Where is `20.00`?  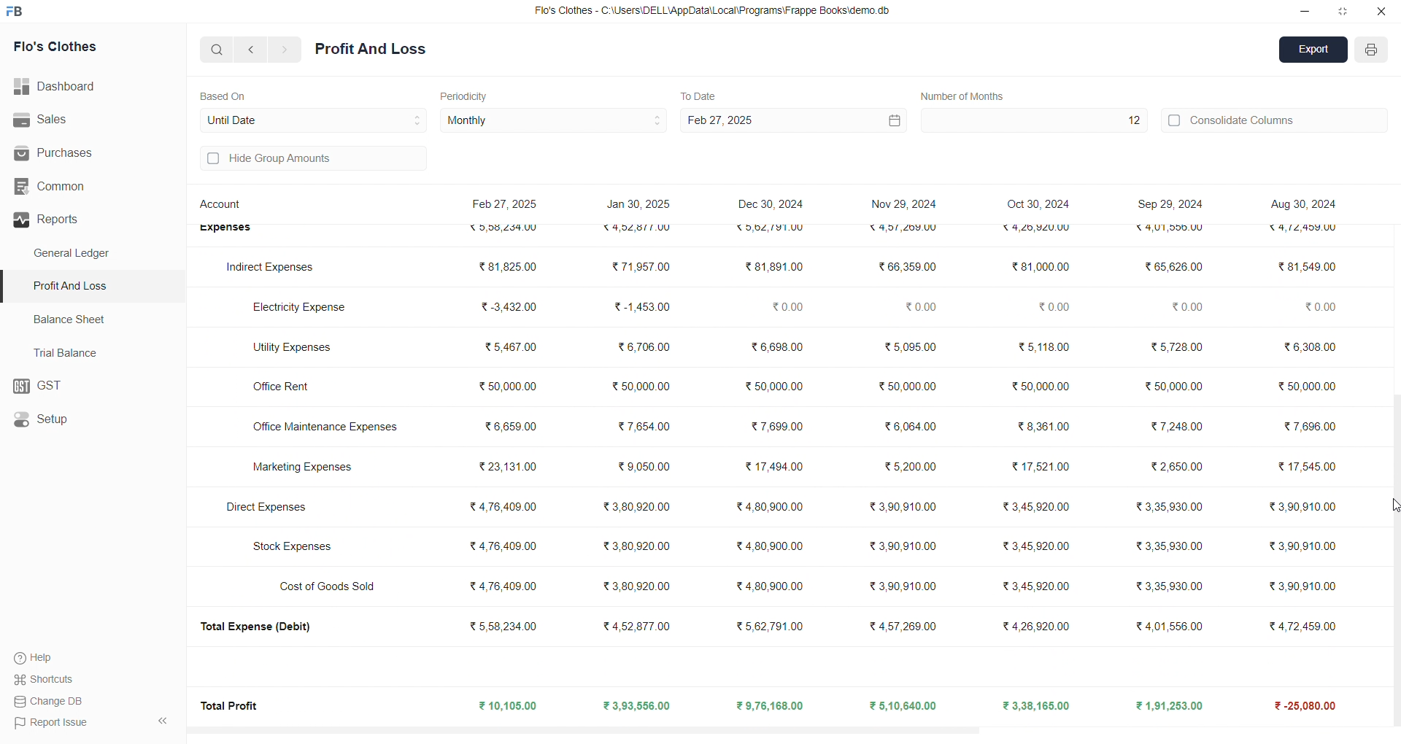 20.00 is located at coordinates (1311, 308).